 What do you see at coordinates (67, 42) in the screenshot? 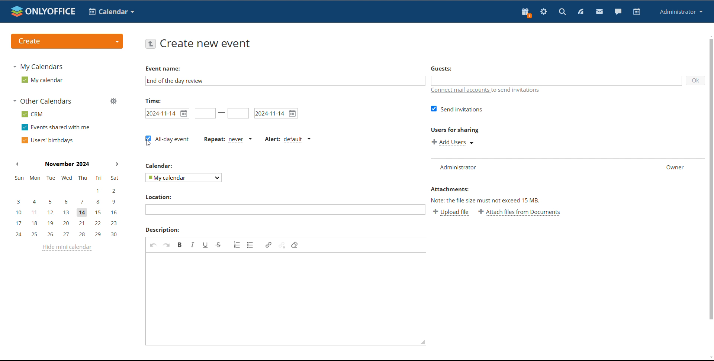
I see `create` at bounding box center [67, 42].